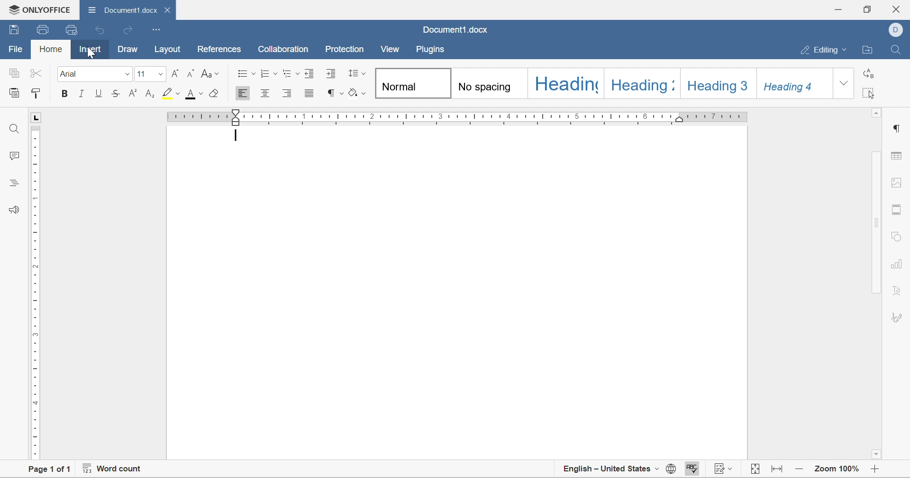 The image size is (910, 478). I want to click on Set document language, so click(671, 470).